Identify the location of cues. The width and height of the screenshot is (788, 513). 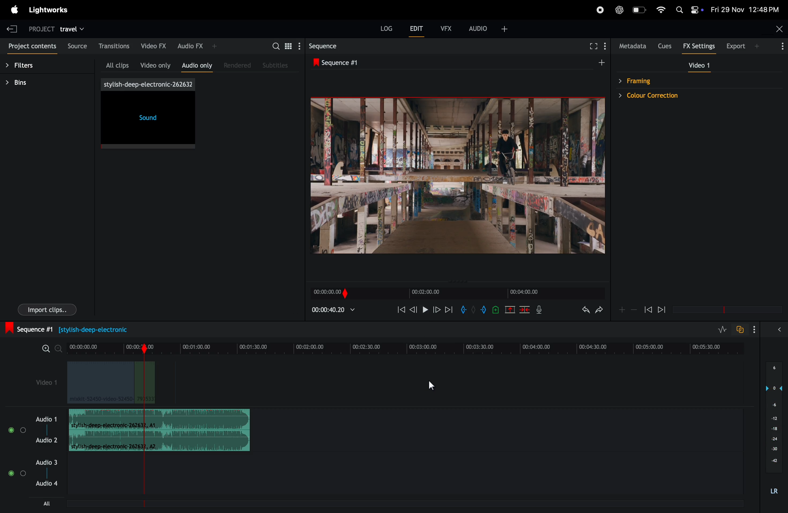
(666, 46).